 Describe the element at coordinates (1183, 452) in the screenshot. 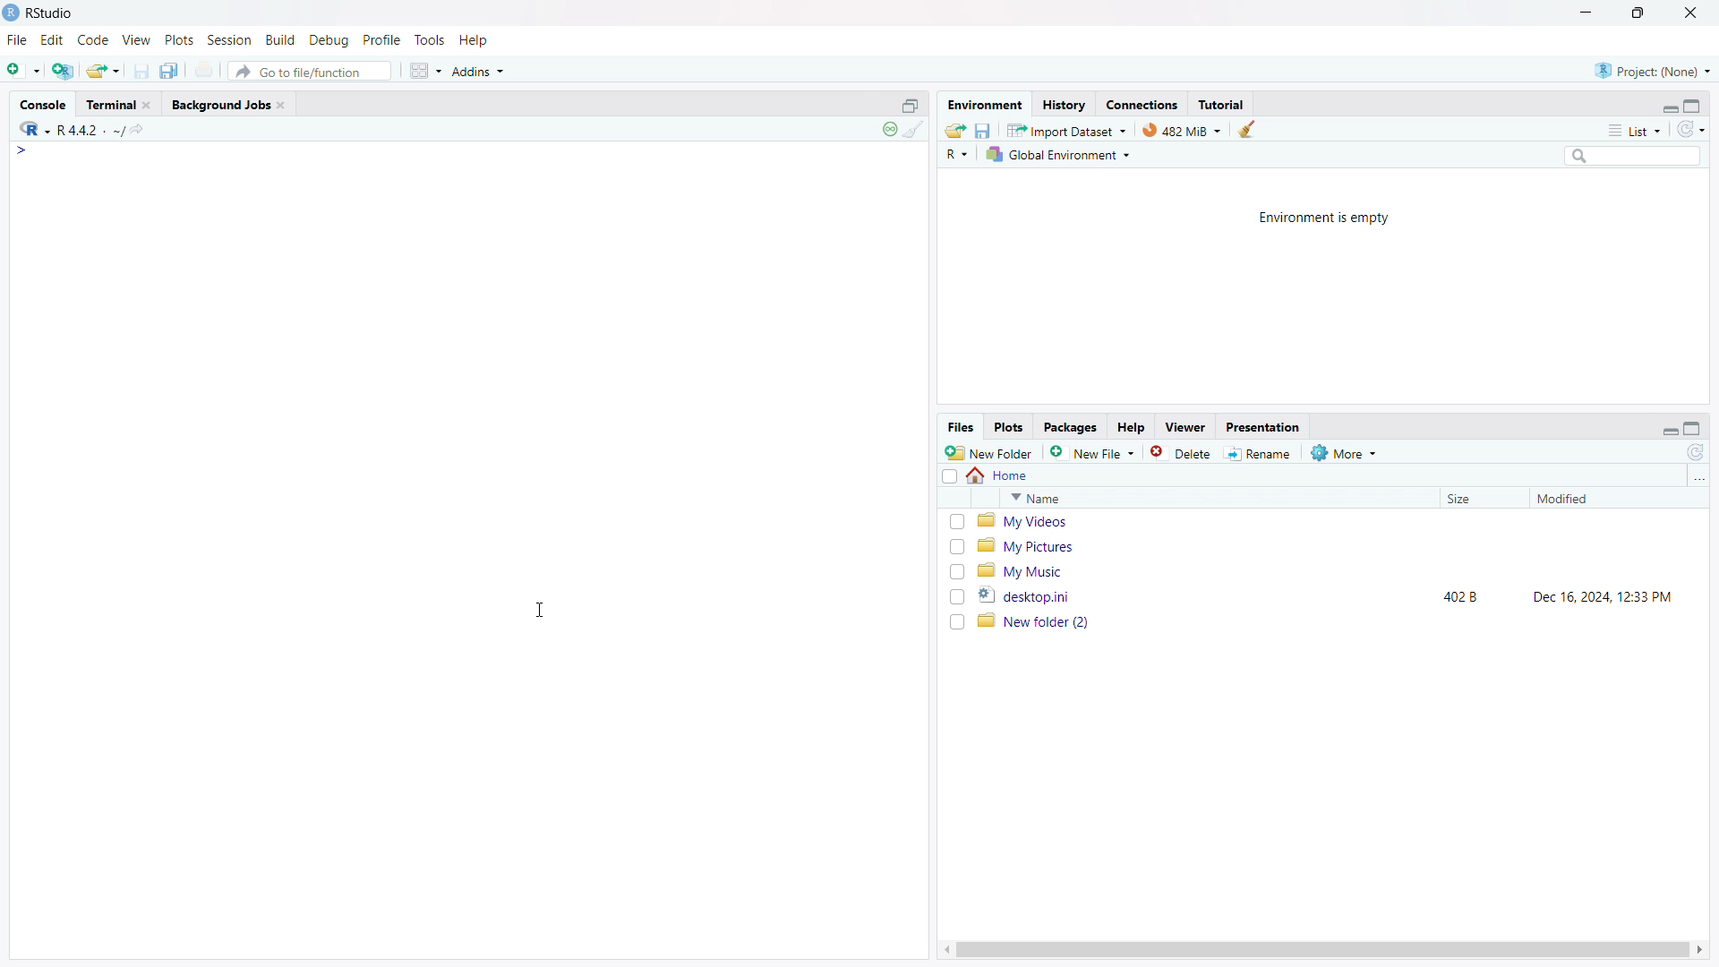

I see `delete` at that location.